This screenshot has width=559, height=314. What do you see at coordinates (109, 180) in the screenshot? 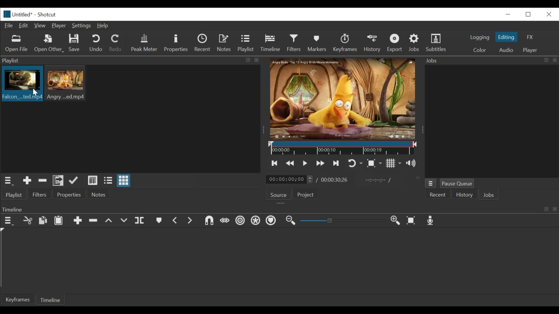
I see `view as files` at bounding box center [109, 180].